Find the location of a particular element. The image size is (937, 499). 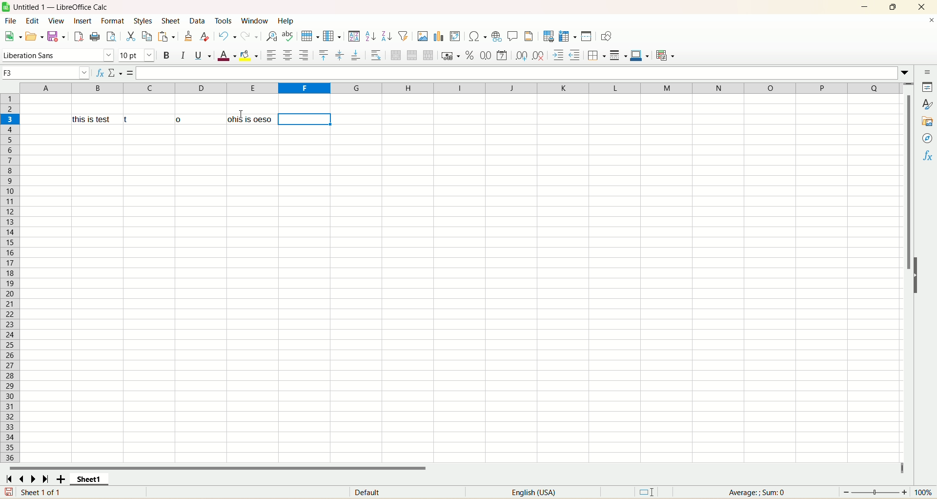

decrease indent is located at coordinates (574, 56).